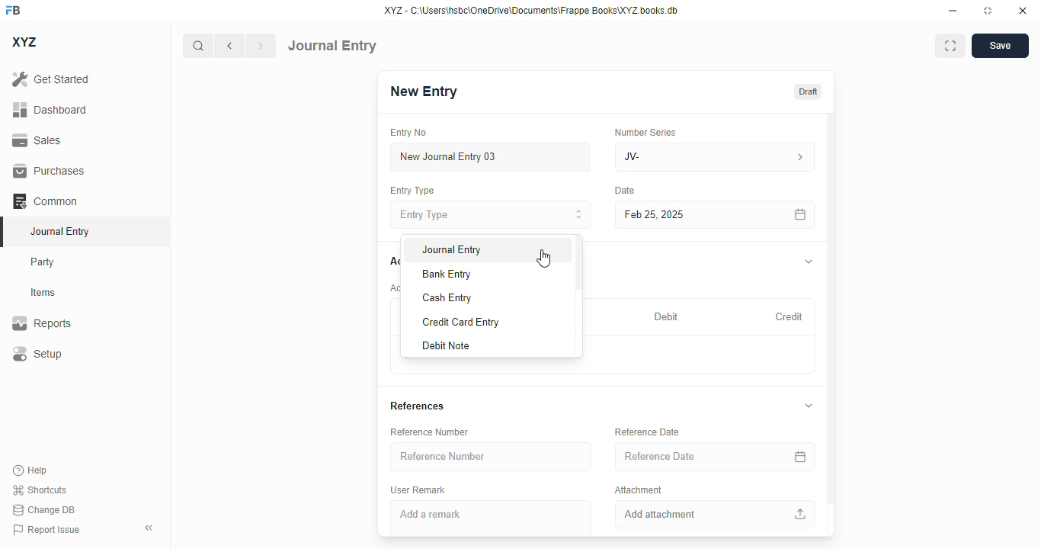  I want to click on number series, so click(645, 132).